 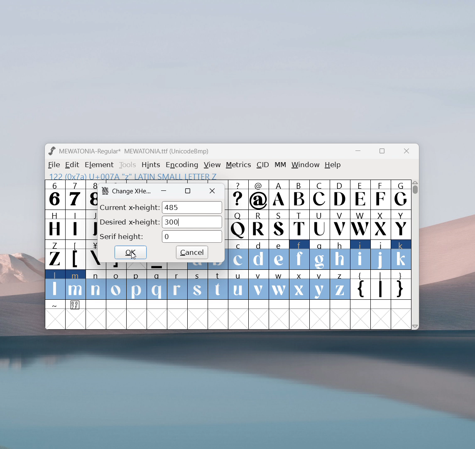 What do you see at coordinates (99, 165) in the screenshot?
I see `element` at bounding box center [99, 165].